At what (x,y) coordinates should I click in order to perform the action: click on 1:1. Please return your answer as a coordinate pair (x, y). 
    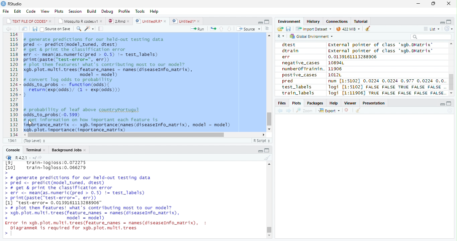
    Looking at the image, I should click on (13, 140).